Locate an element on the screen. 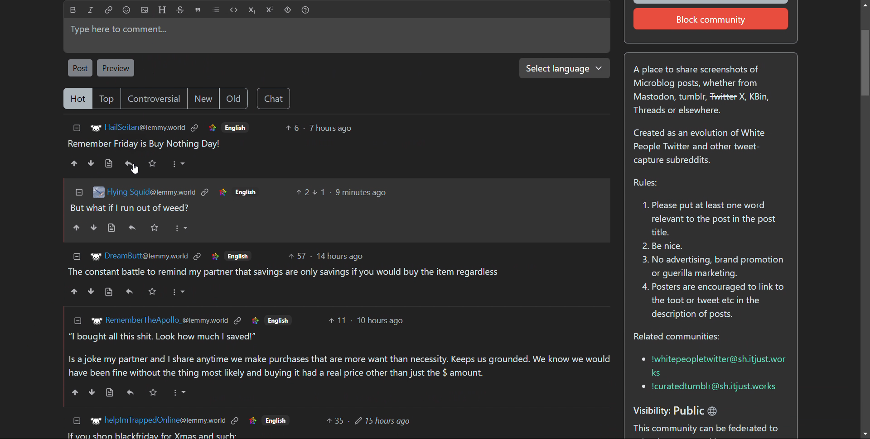 The height and width of the screenshot is (439, 870). This community can be federated to is located at coordinates (709, 429).